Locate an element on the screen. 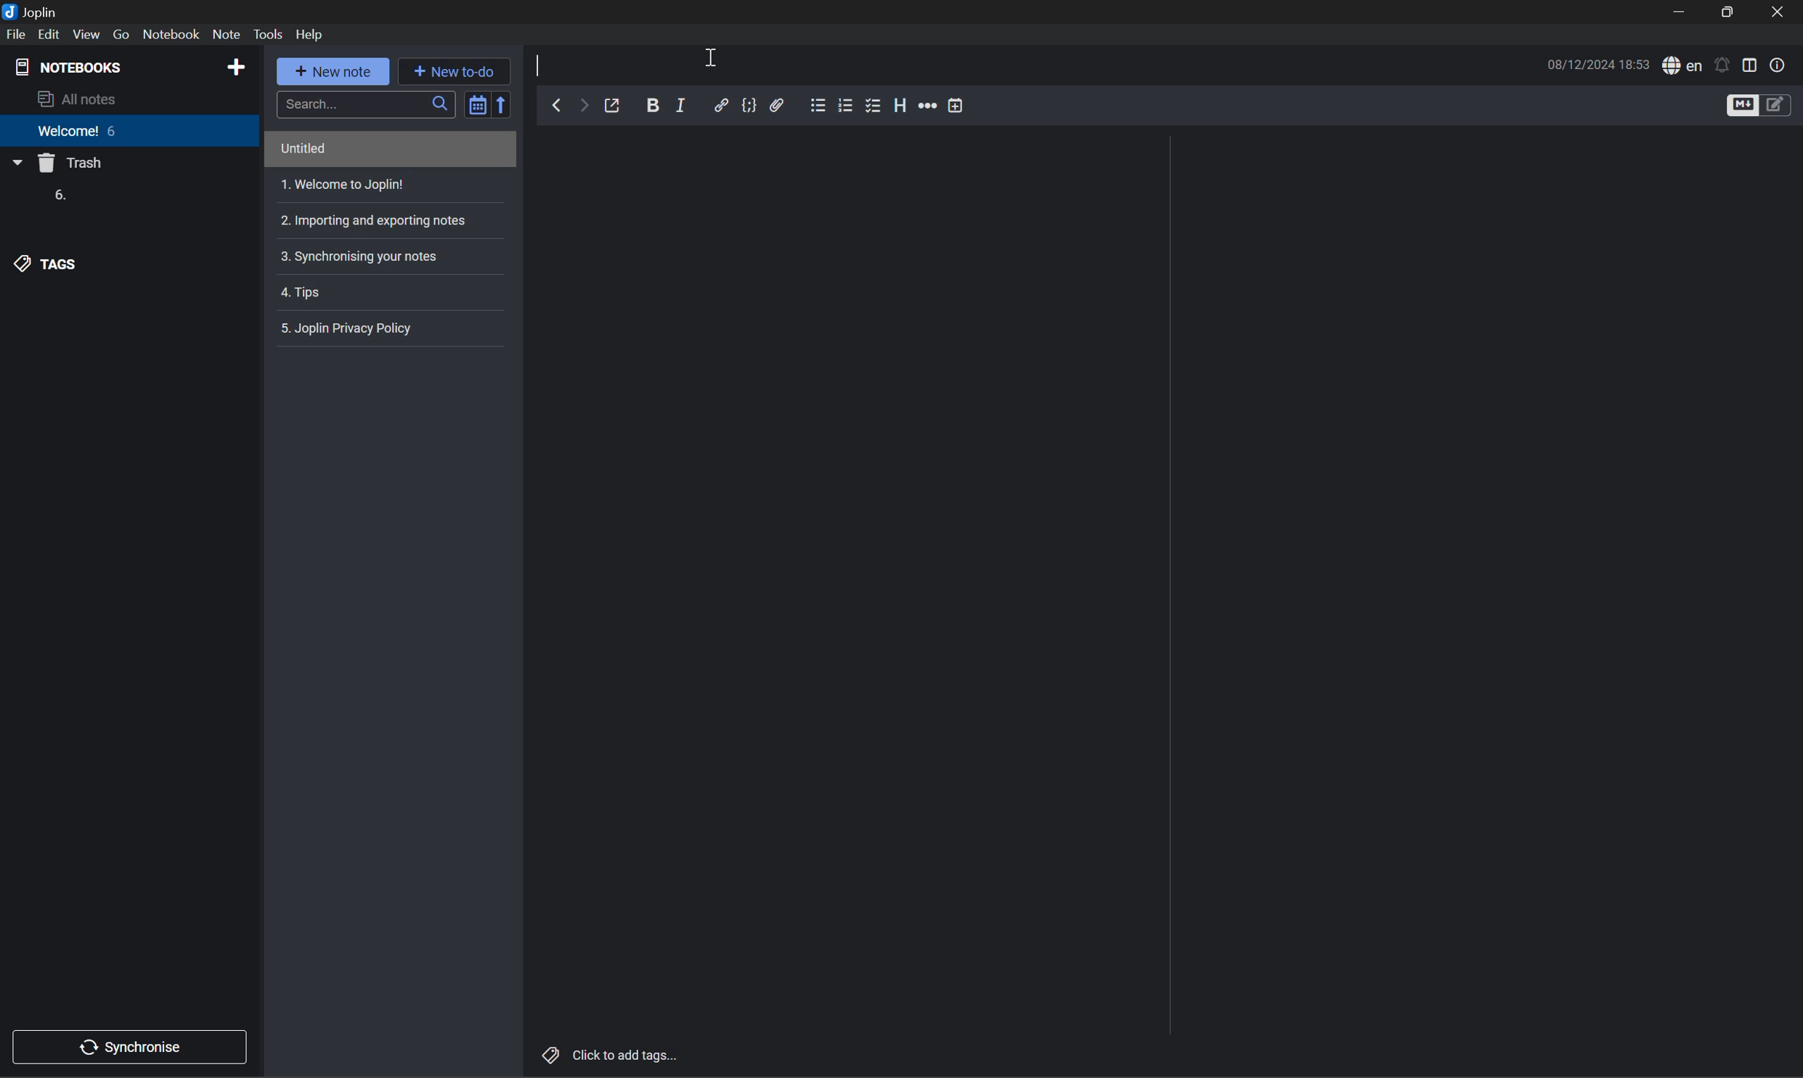 The width and height of the screenshot is (1803, 1078). Importing and exporting notes is located at coordinates (379, 219).